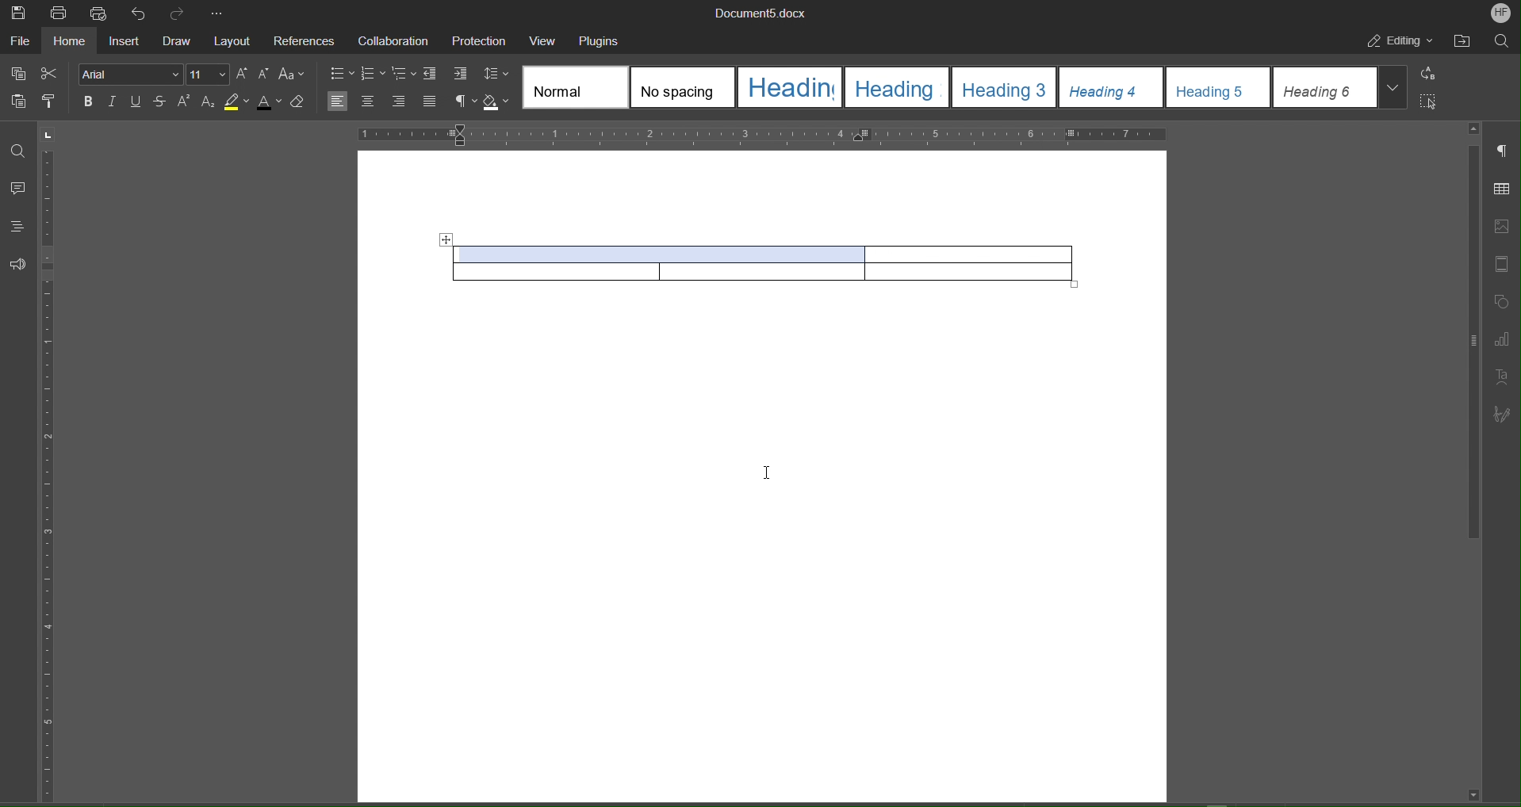 The width and height of the screenshot is (1521, 807). I want to click on Highlight, so click(237, 101).